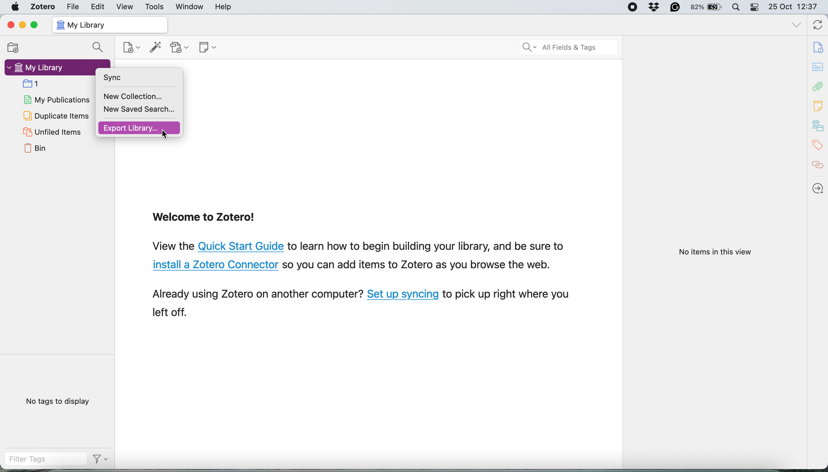 This screenshot has width=828, height=472. Describe the element at coordinates (36, 25) in the screenshot. I see `maximise` at that location.